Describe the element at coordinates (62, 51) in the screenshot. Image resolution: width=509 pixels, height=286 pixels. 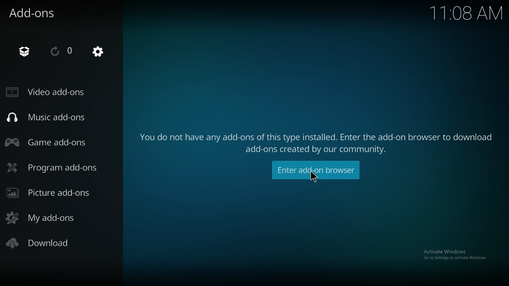
I see `redo` at that location.